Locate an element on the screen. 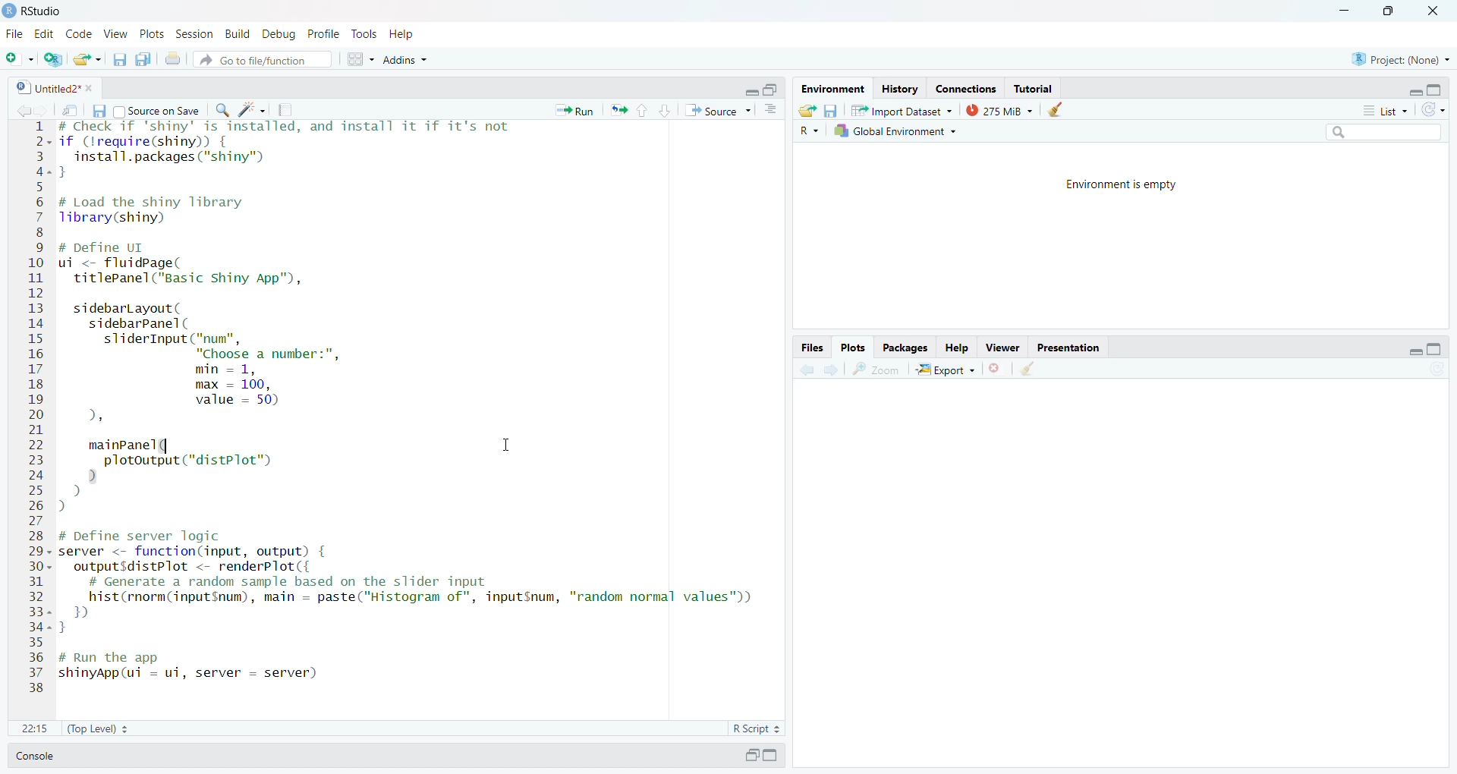 The width and height of the screenshot is (1457, 774). resize is located at coordinates (751, 755).